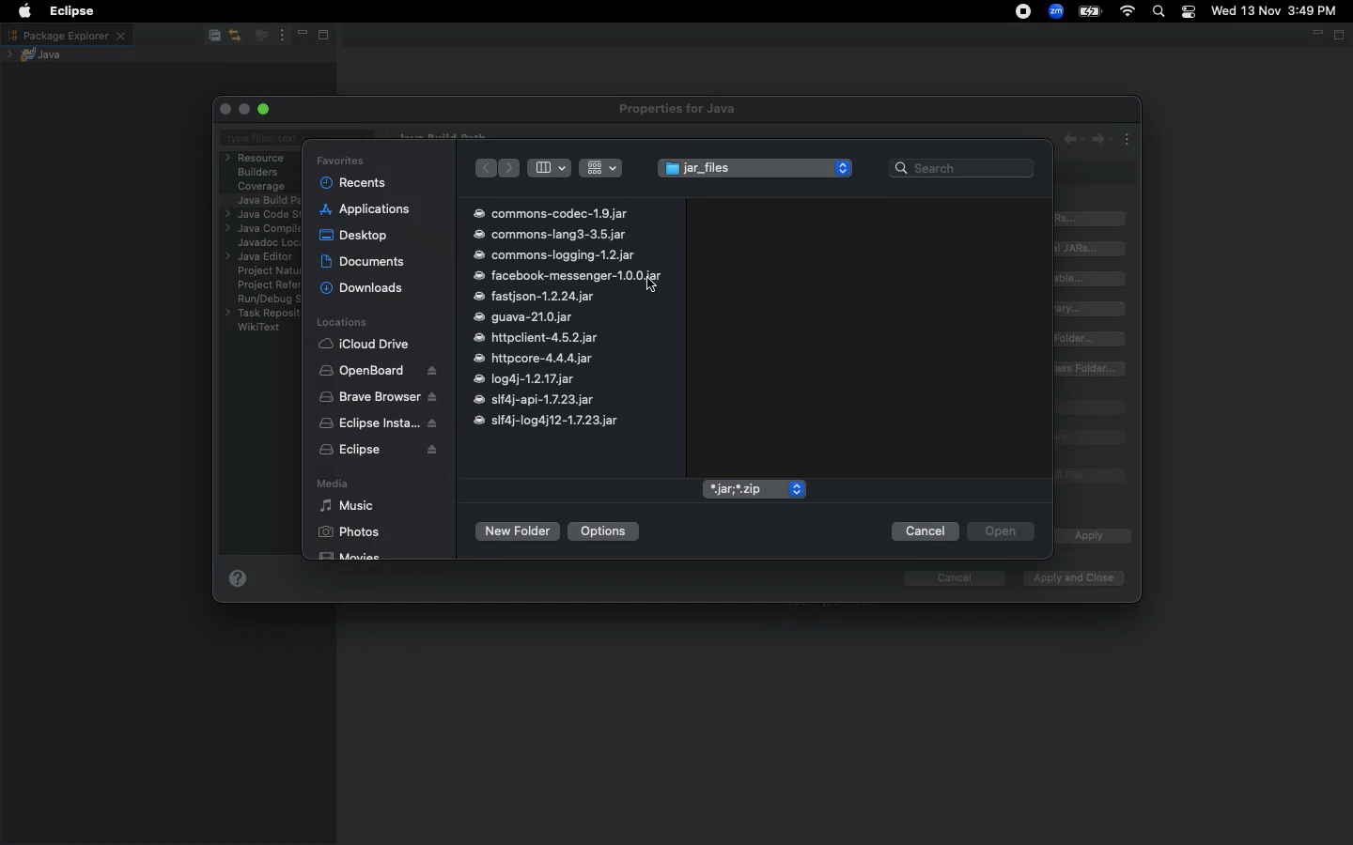 This screenshot has width=1353, height=845. Describe the element at coordinates (378, 397) in the screenshot. I see `Brave browser` at that location.